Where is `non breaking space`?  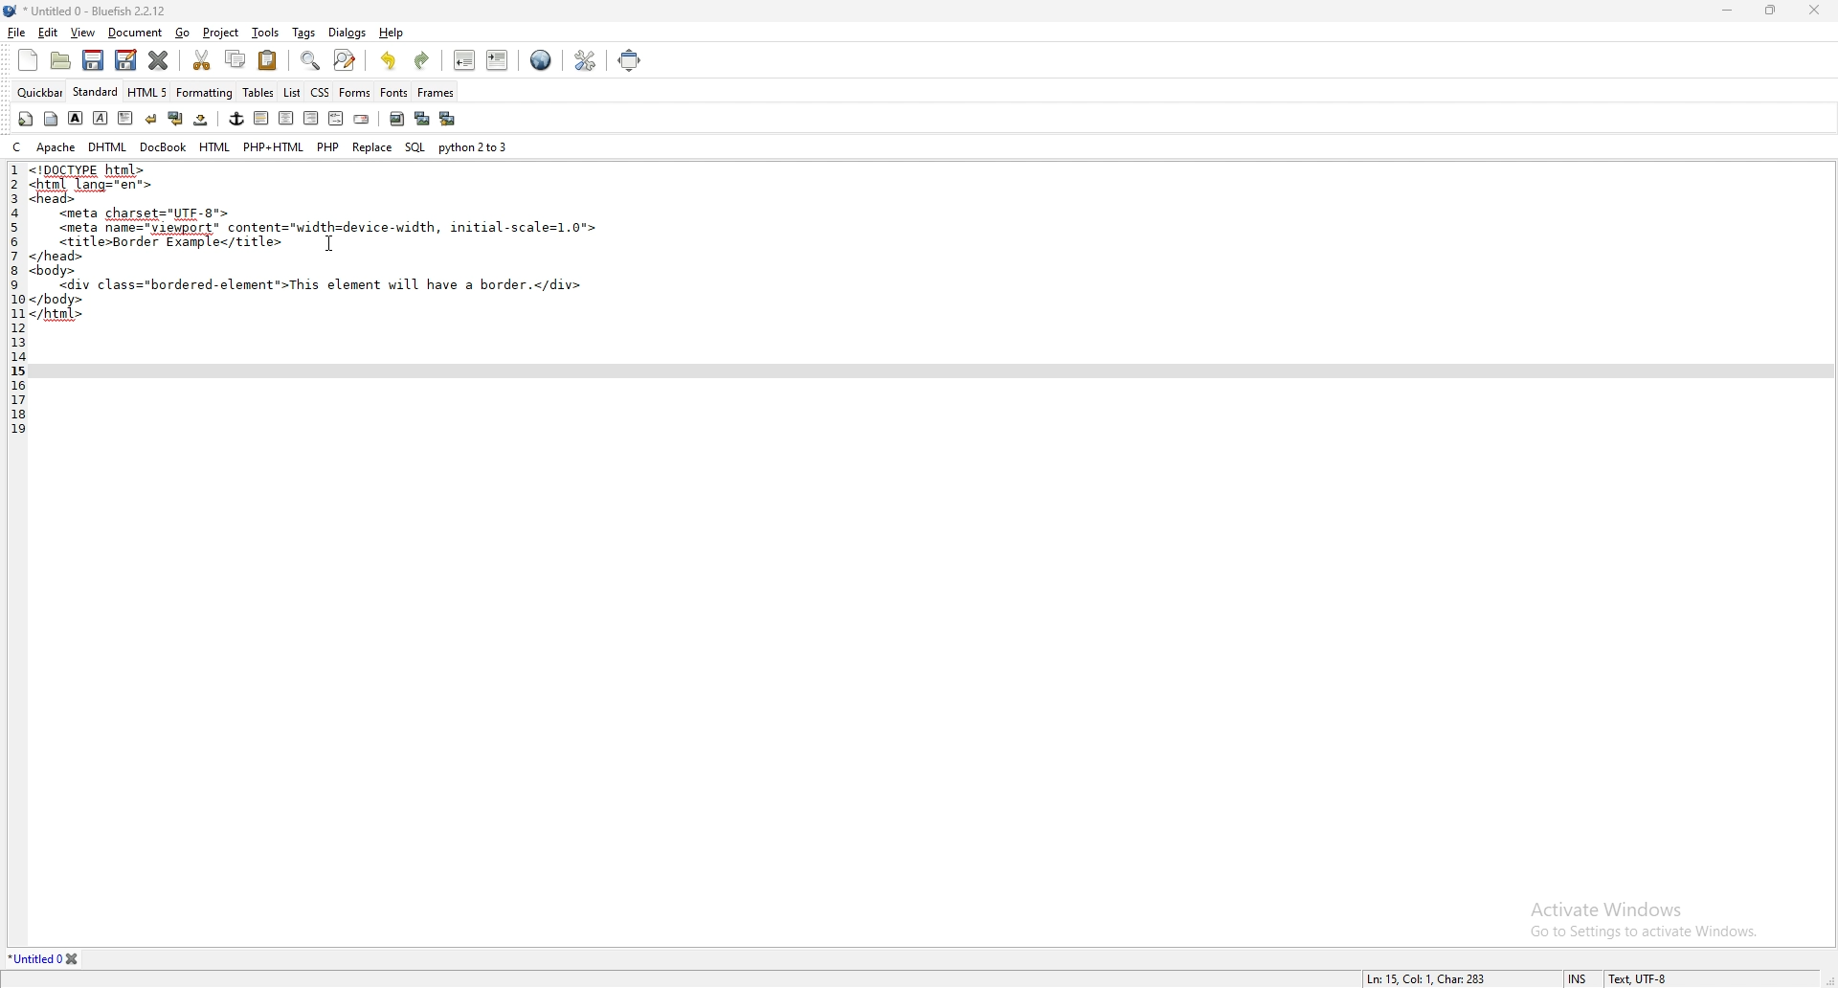 non breaking space is located at coordinates (202, 119).